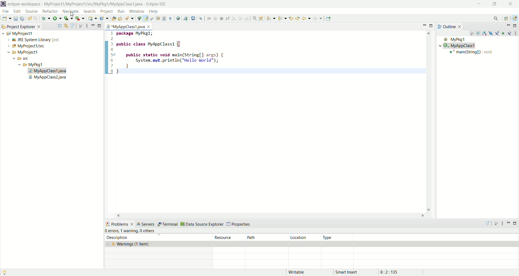 The height and width of the screenshot is (276, 519). I want to click on create a new Java servlet, so click(104, 19).